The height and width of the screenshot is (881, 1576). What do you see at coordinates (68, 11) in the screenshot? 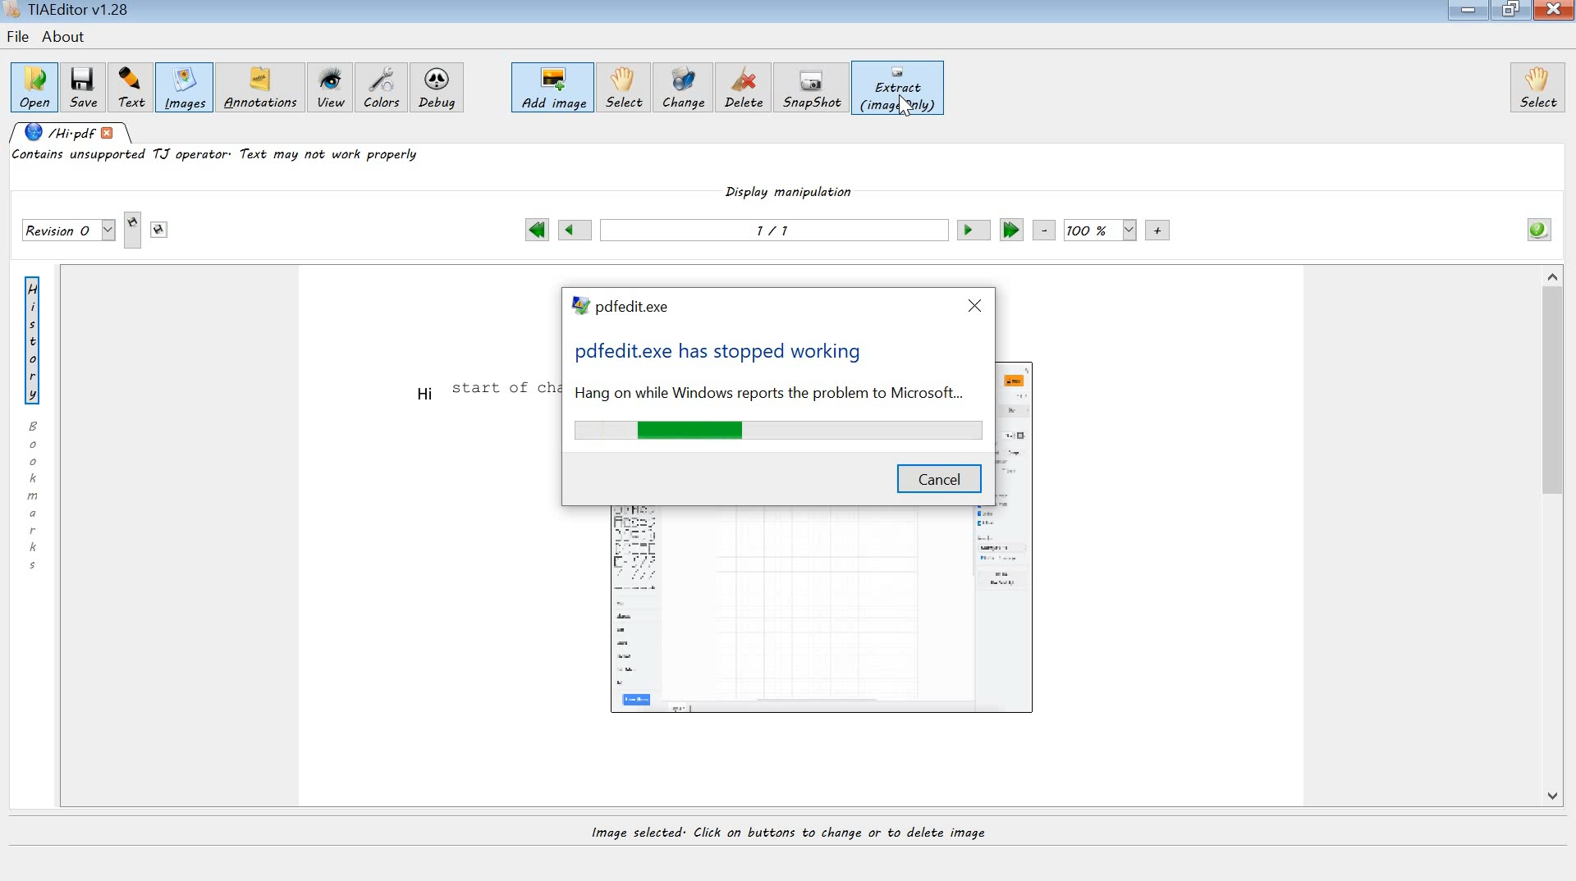
I see `system name` at bounding box center [68, 11].